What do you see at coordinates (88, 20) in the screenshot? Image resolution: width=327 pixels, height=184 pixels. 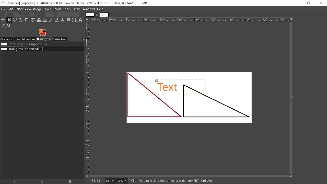 I see `Access this image menu` at bounding box center [88, 20].